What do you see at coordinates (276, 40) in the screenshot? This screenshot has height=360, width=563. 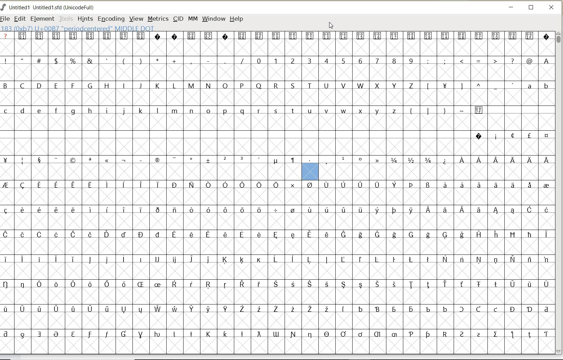 I see `special characters` at bounding box center [276, 40].